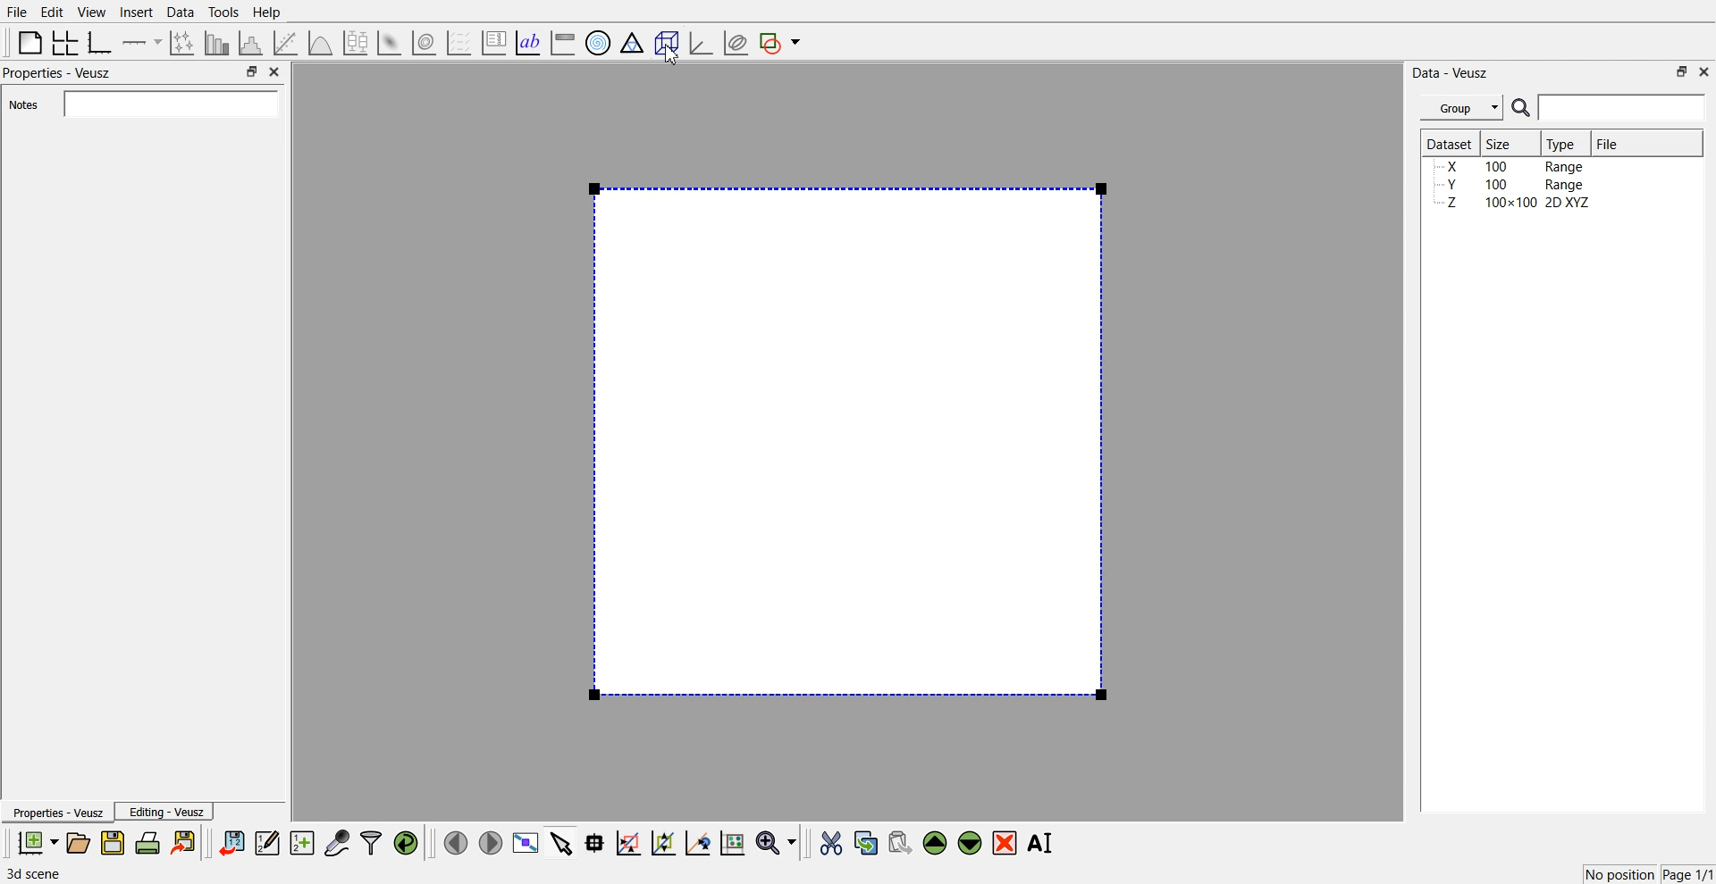 The image size is (1716, 884). I want to click on Plot box plots, so click(356, 43).